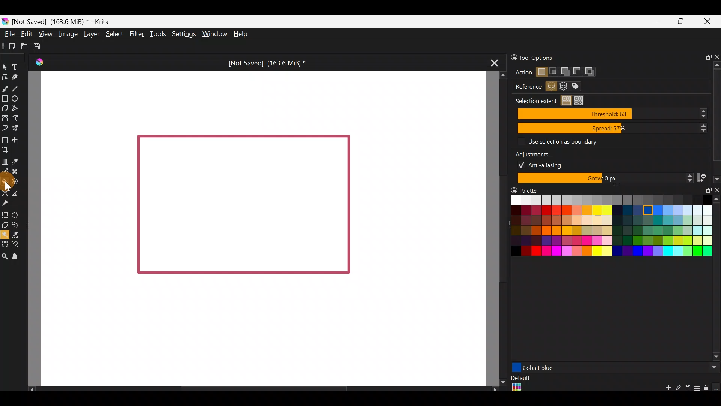  Describe the element at coordinates (266, 62) in the screenshot. I see `[Not Saved] (163.6 MiB) *` at that location.